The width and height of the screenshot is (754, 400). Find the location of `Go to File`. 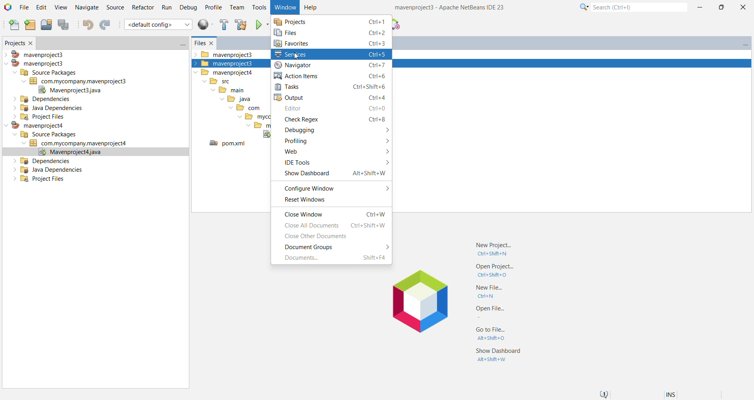

Go to File is located at coordinates (490, 333).